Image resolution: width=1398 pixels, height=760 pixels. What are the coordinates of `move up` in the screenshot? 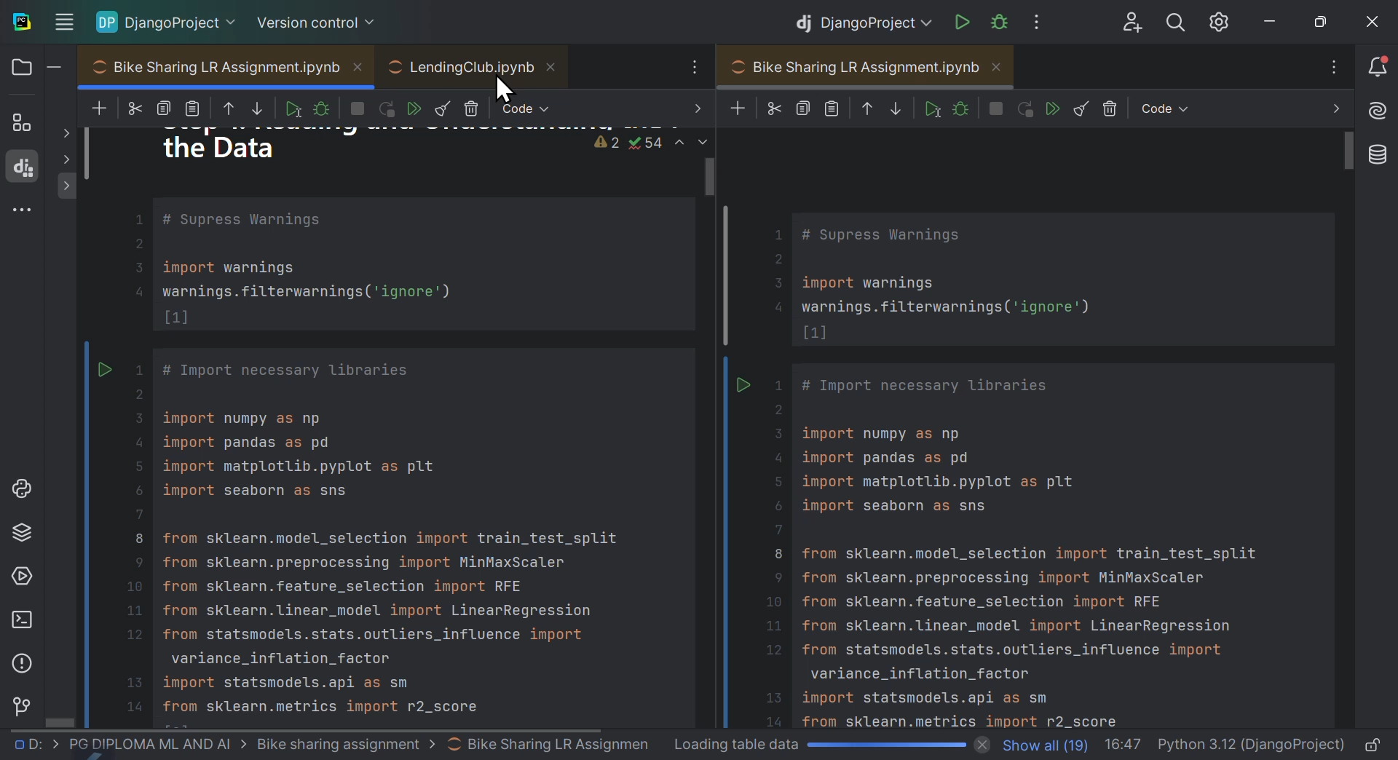 It's located at (866, 110).